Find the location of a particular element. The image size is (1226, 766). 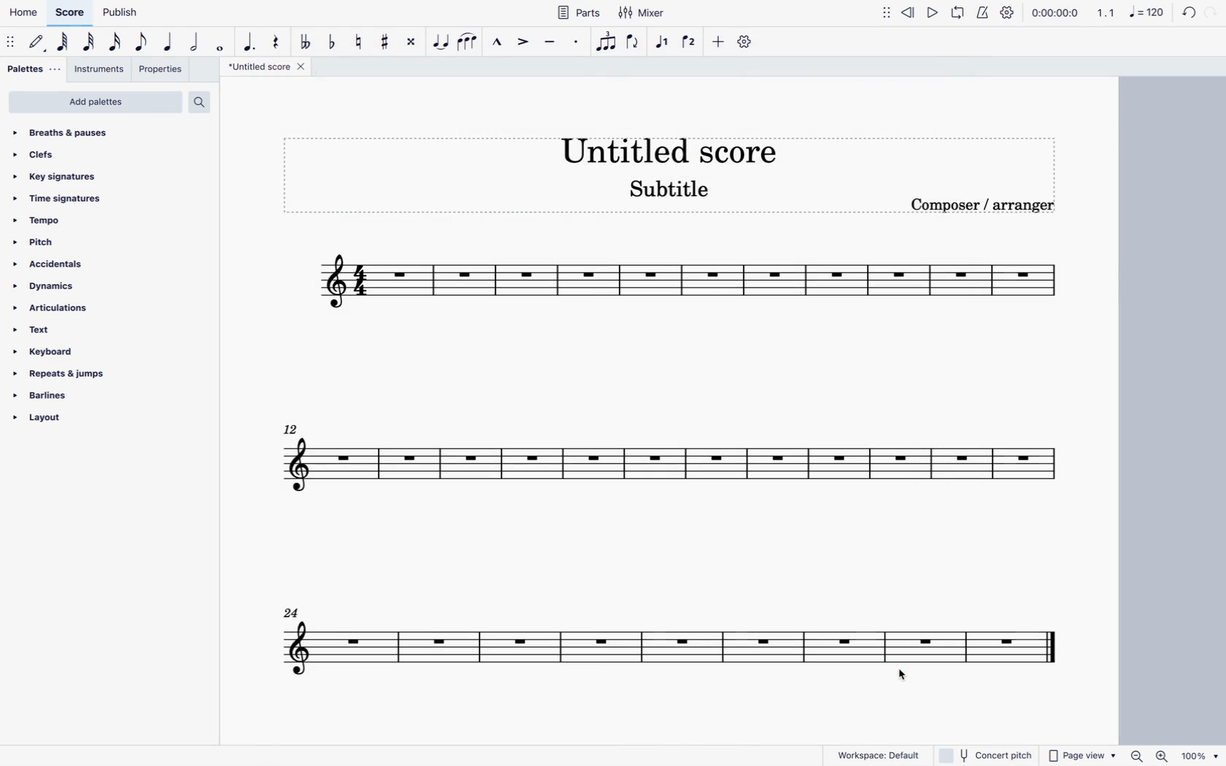

tenuto is located at coordinates (550, 44).